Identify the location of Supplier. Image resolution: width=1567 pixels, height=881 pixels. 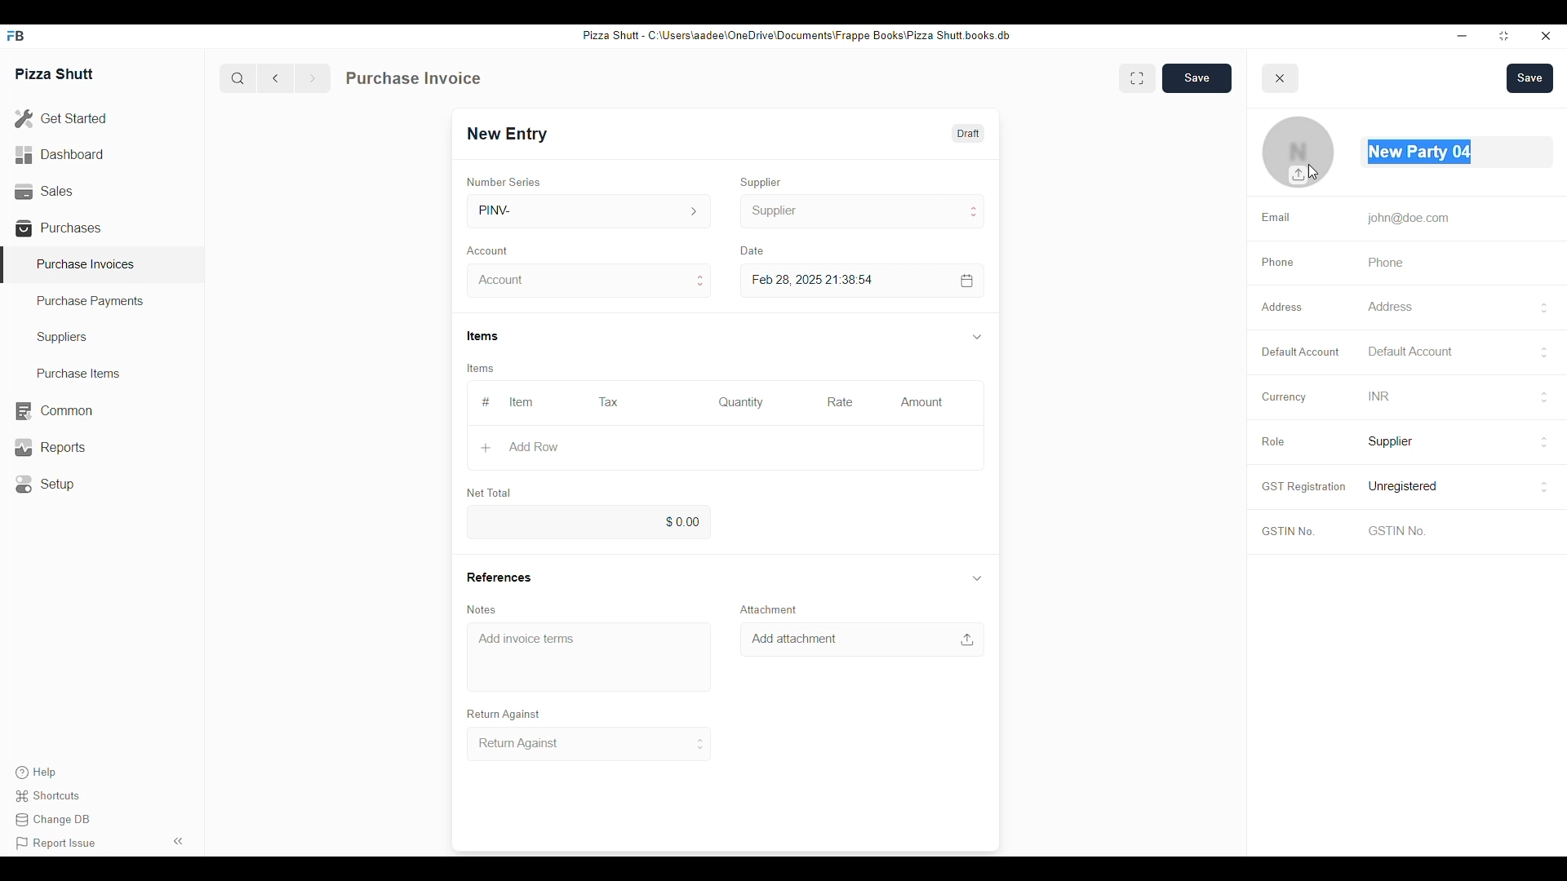
(761, 182).